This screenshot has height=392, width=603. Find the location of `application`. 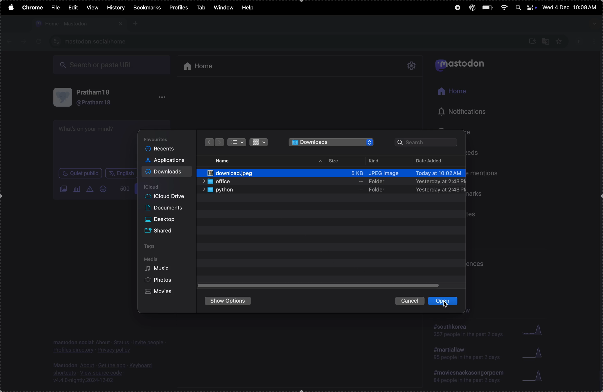

application is located at coordinates (167, 161).